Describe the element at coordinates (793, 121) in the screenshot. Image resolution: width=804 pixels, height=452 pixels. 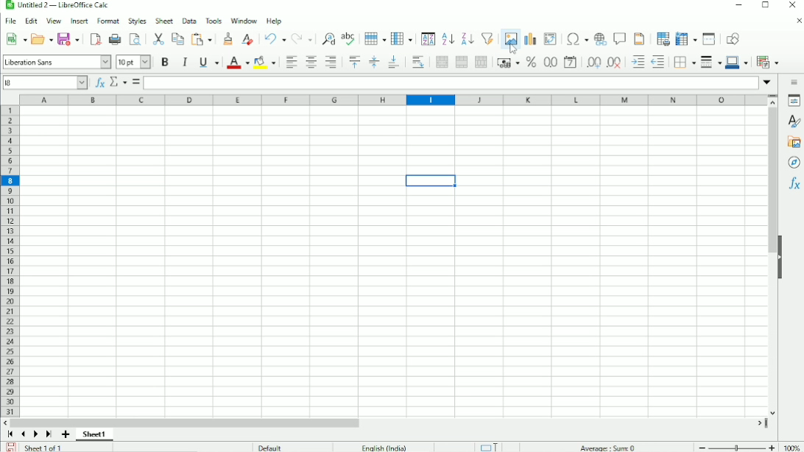
I see `Styles` at that location.